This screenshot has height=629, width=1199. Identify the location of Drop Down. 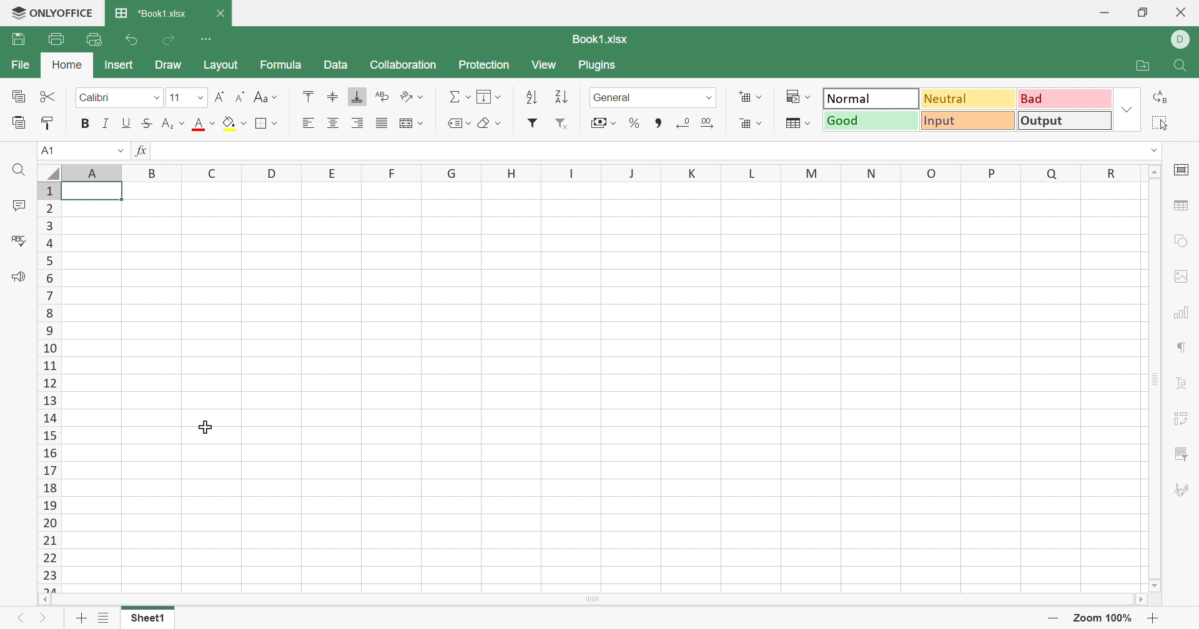
(212, 123).